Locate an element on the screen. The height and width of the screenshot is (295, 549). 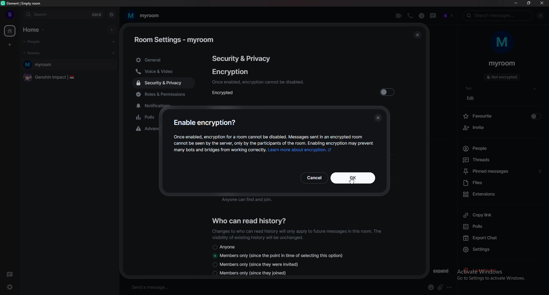
my room is located at coordinates (146, 15).